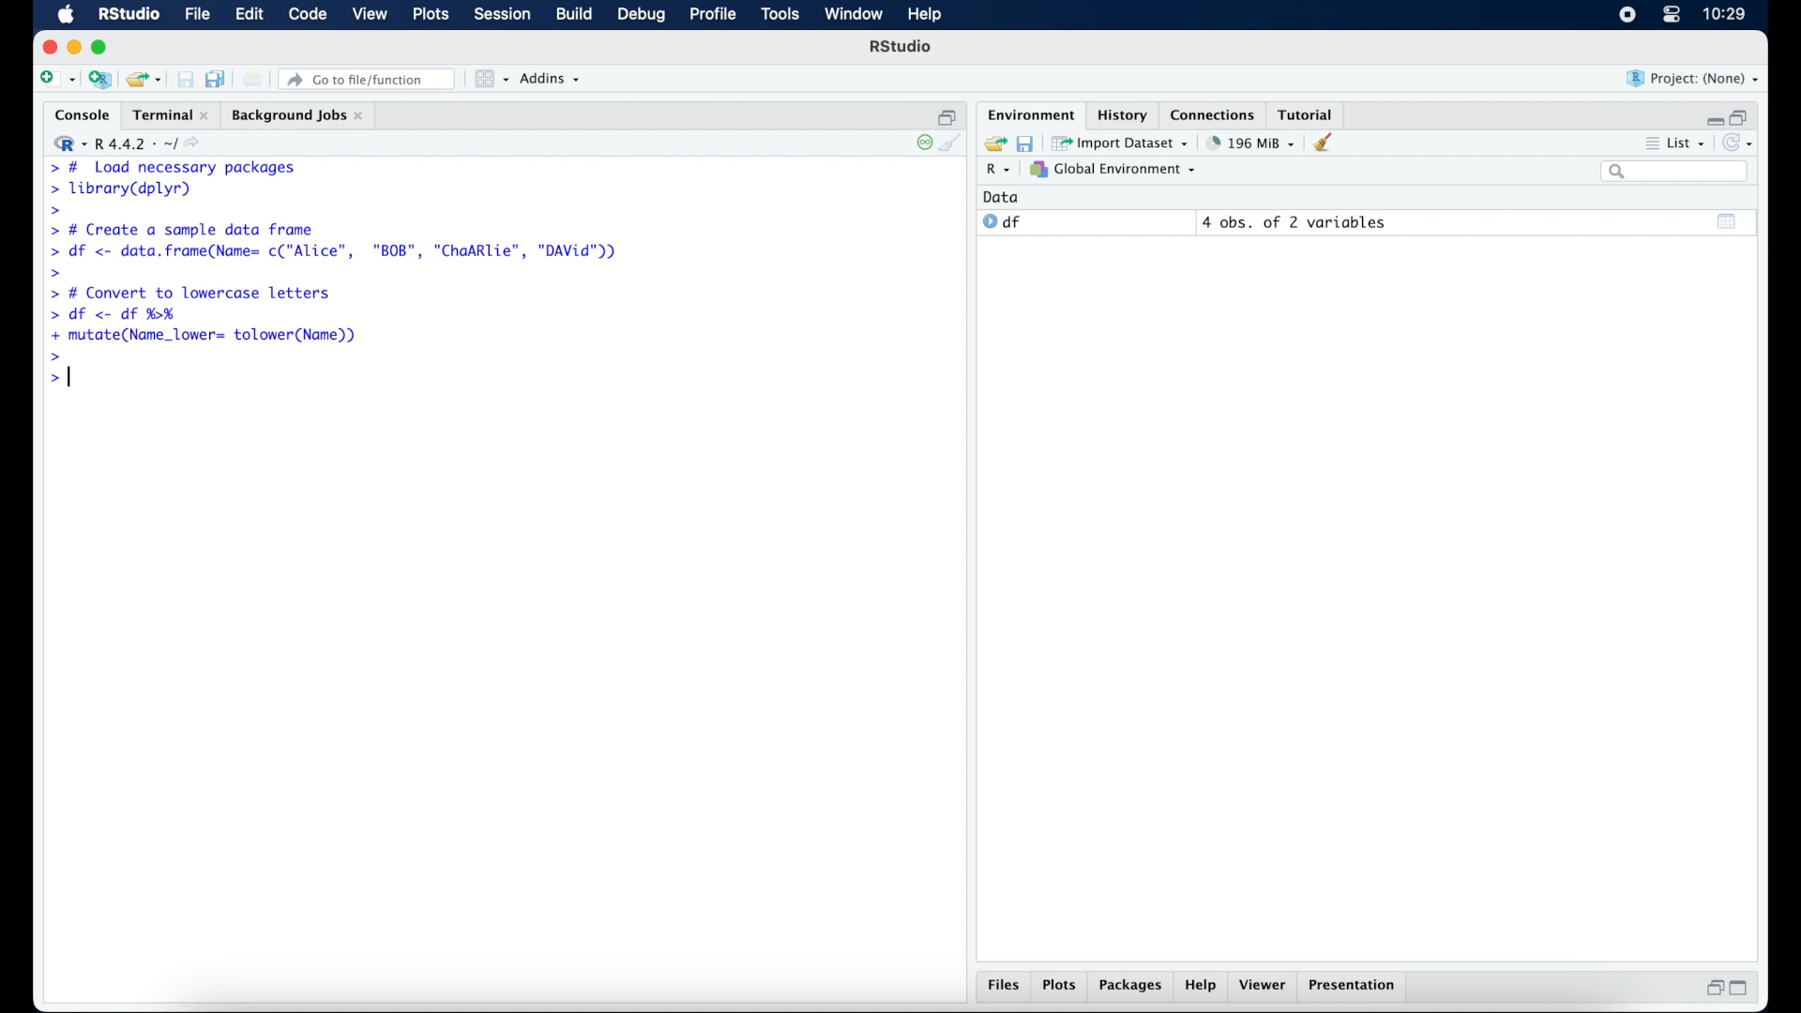 This screenshot has height=1013, width=1801. I want to click on profile, so click(713, 15).